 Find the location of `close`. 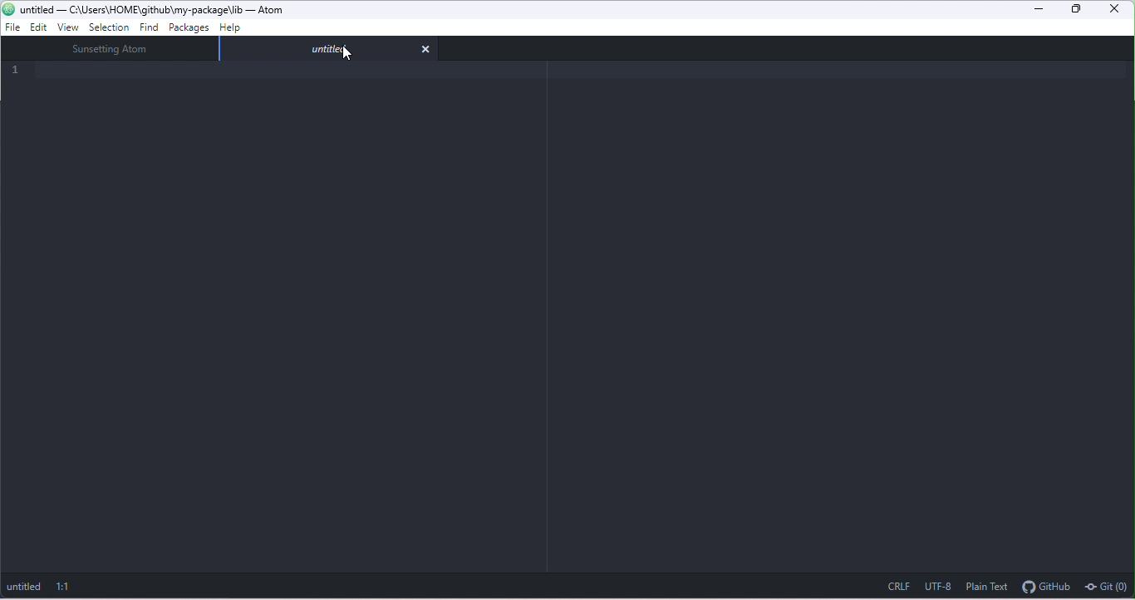

close is located at coordinates (1114, 13).